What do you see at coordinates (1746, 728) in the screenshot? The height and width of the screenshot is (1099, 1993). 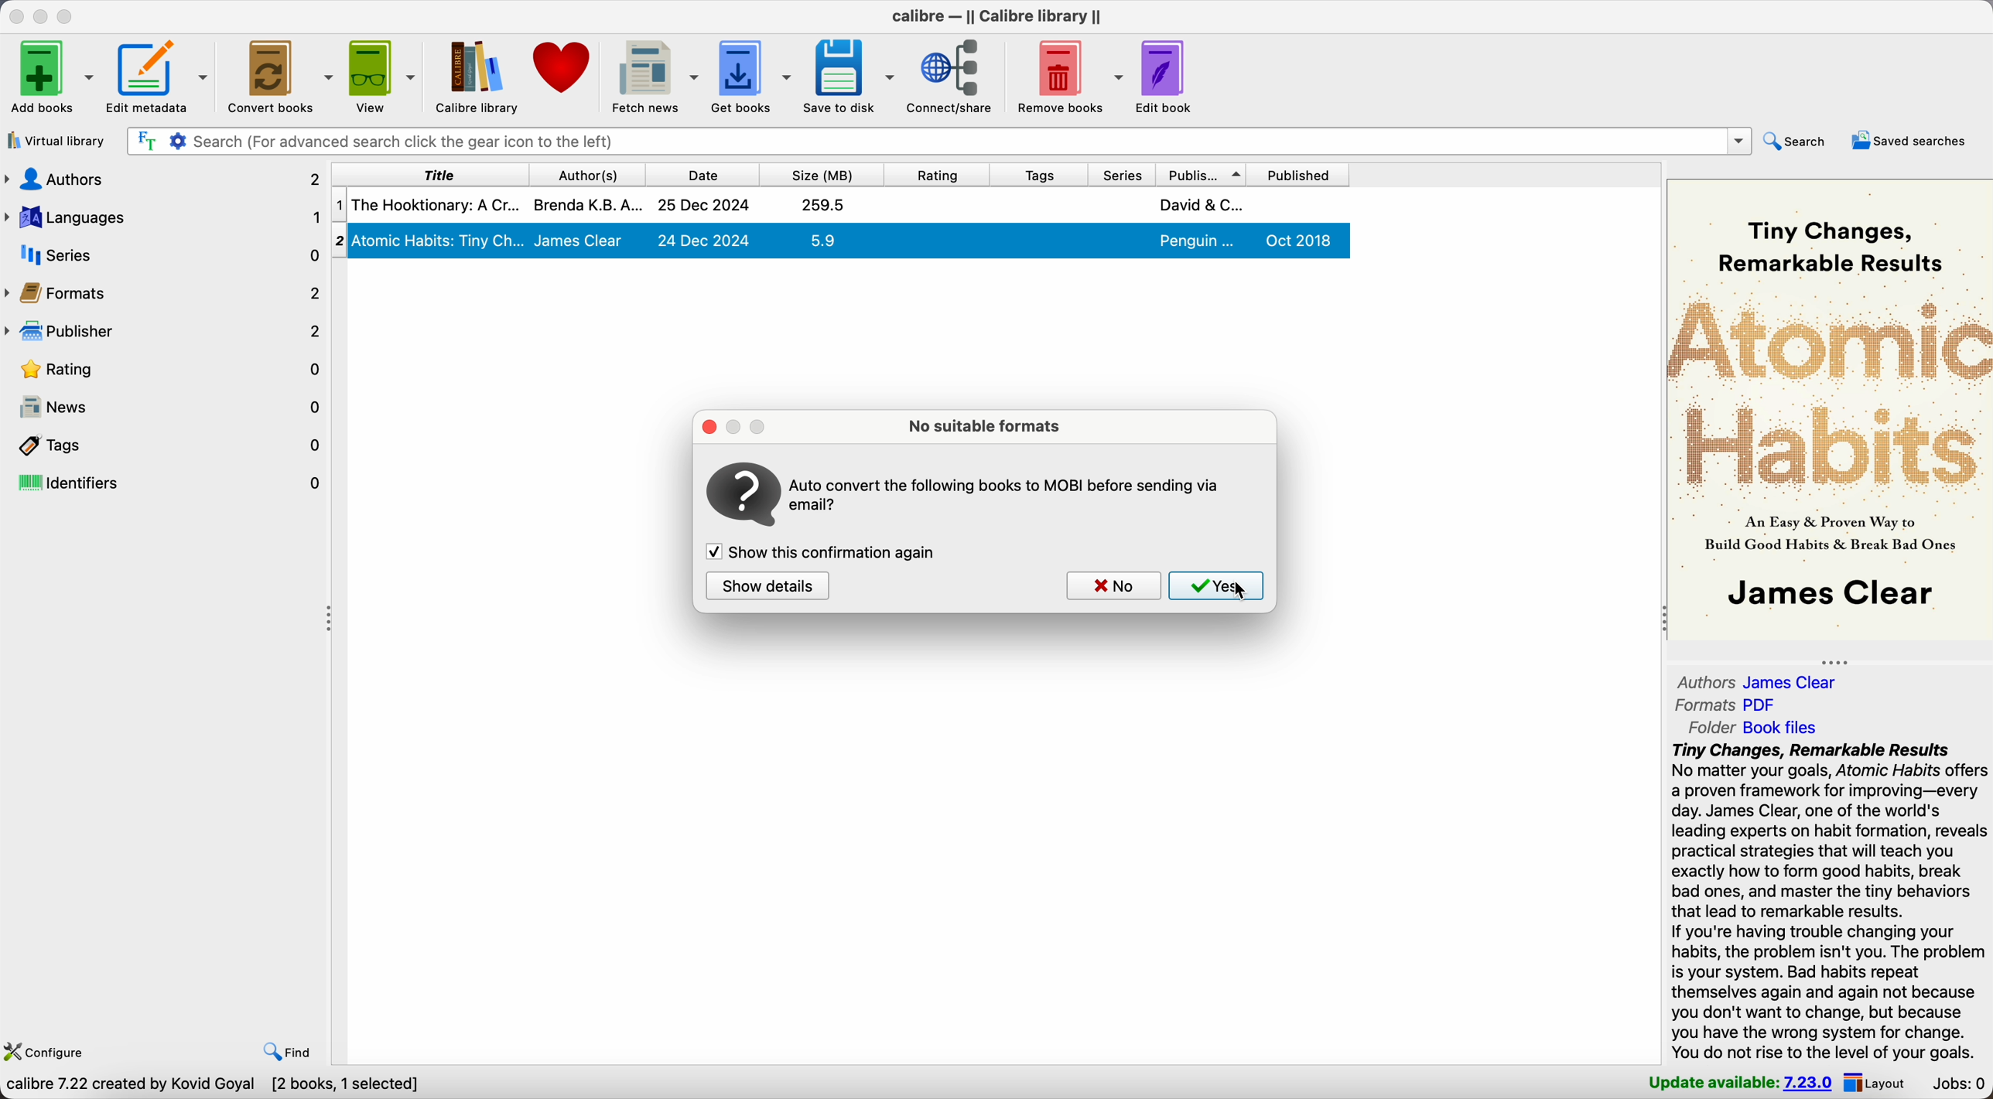 I see `folder Book Files` at bounding box center [1746, 728].